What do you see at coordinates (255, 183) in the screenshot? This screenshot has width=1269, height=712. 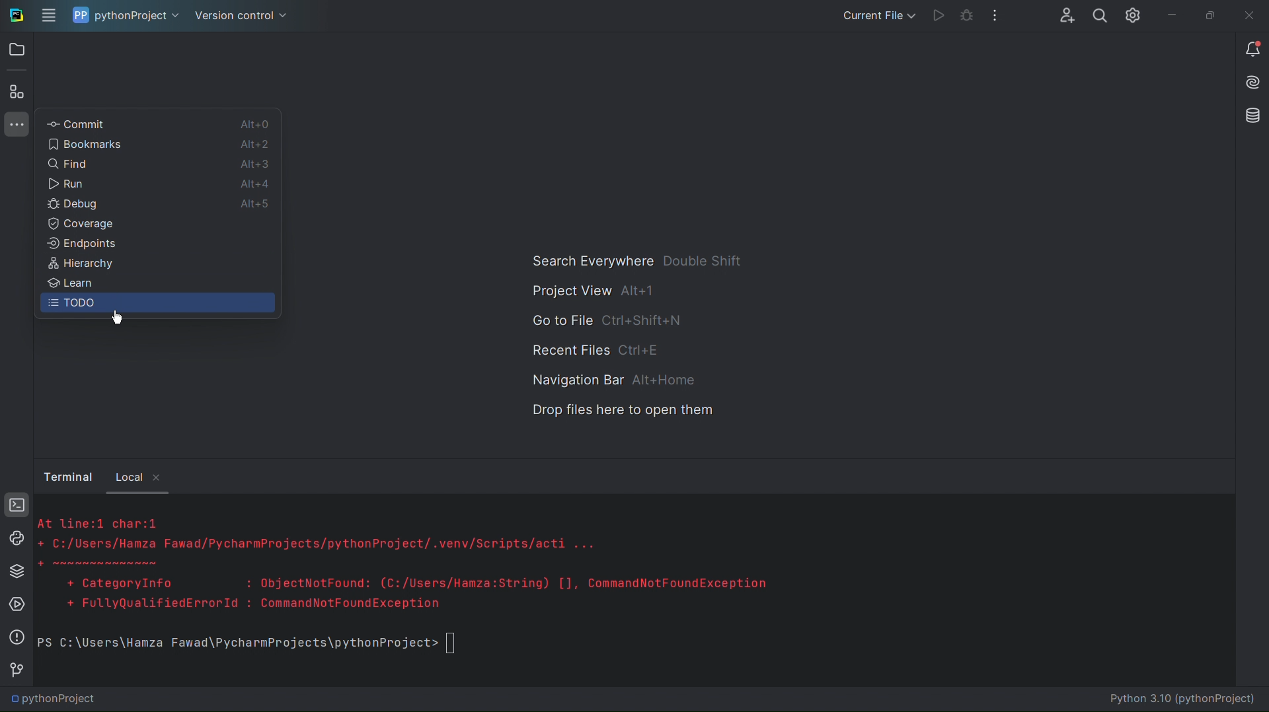 I see `alt +4` at bounding box center [255, 183].